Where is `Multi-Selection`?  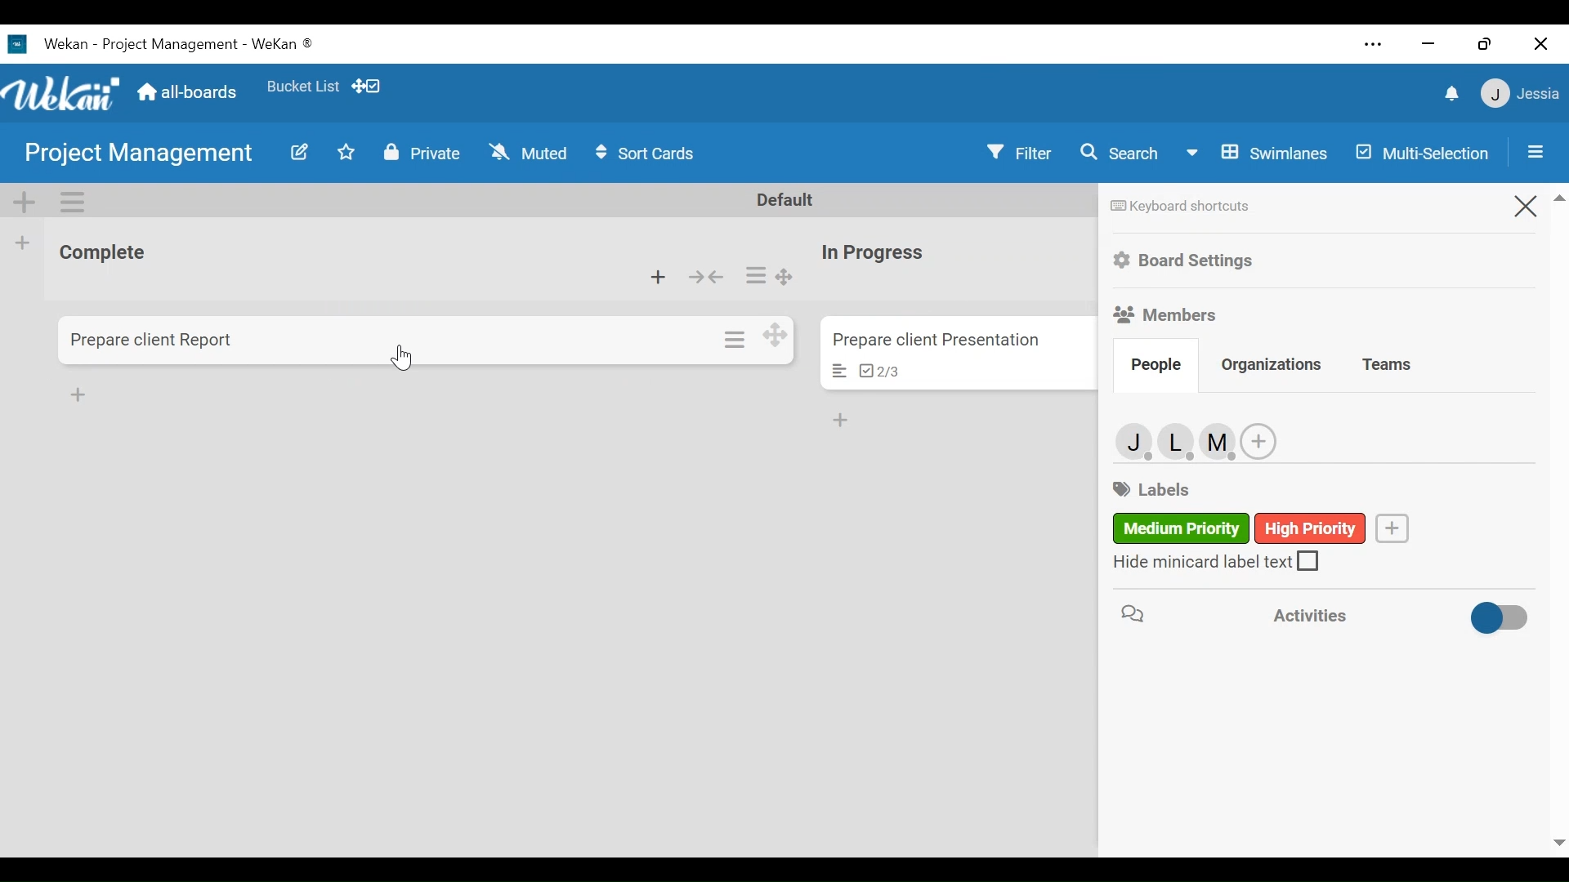 Multi-Selection is located at coordinates (1419, 153).